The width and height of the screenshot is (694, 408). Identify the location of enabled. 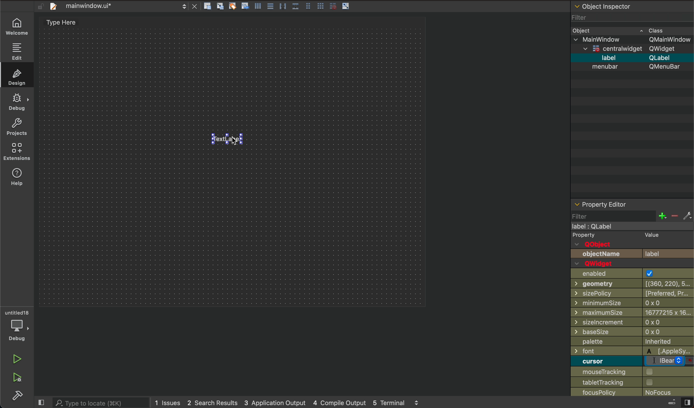
(604, 274).